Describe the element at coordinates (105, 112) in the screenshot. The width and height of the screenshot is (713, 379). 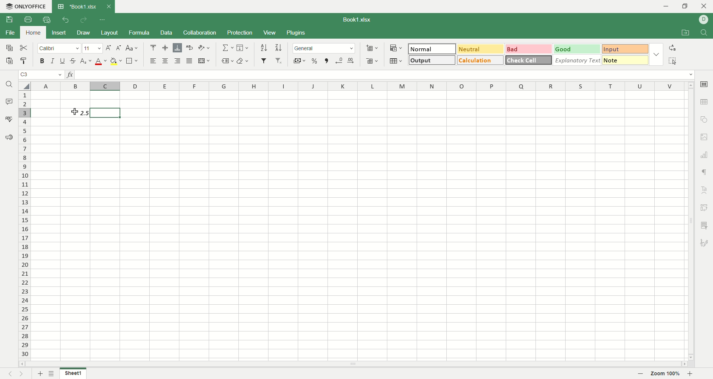
I see `selected cell` at that location.